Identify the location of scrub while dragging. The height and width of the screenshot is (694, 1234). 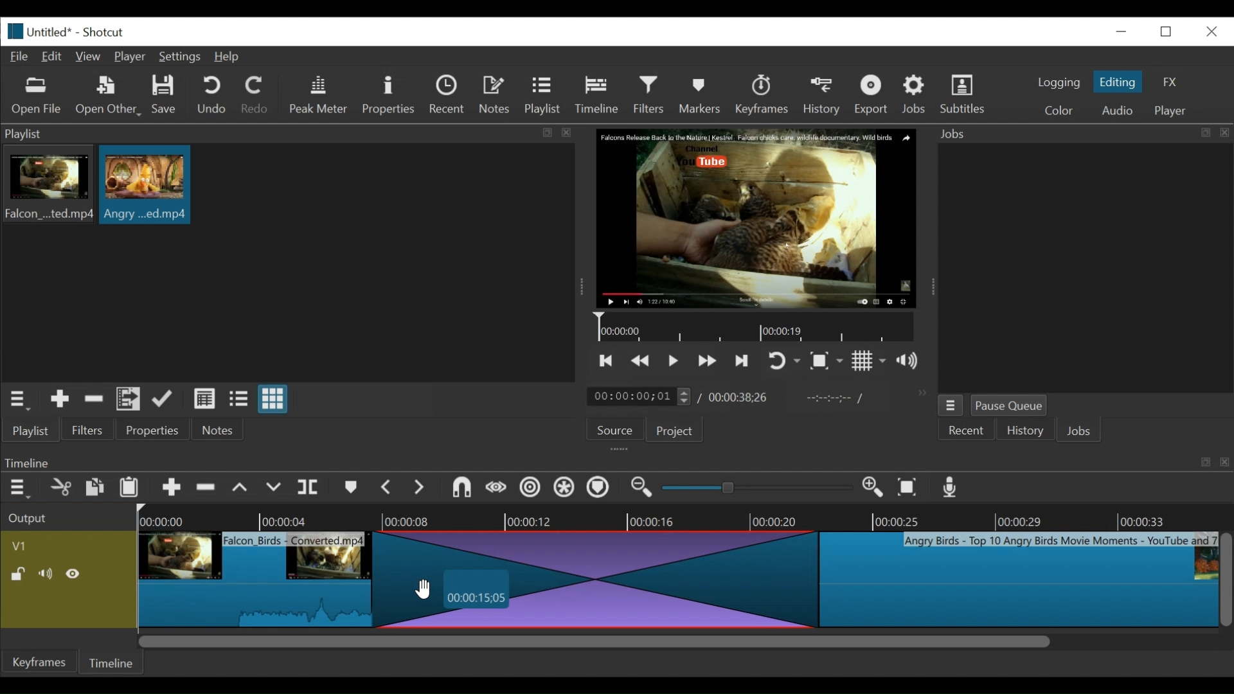
(497, 488).